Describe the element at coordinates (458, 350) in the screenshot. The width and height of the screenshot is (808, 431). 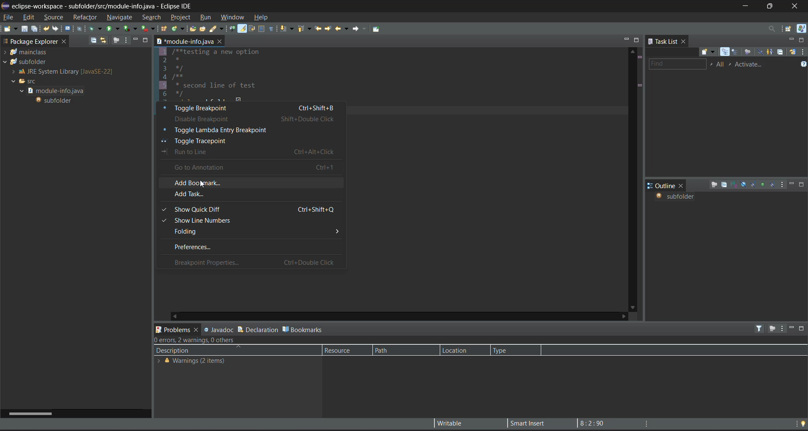
I see `location` at that location.